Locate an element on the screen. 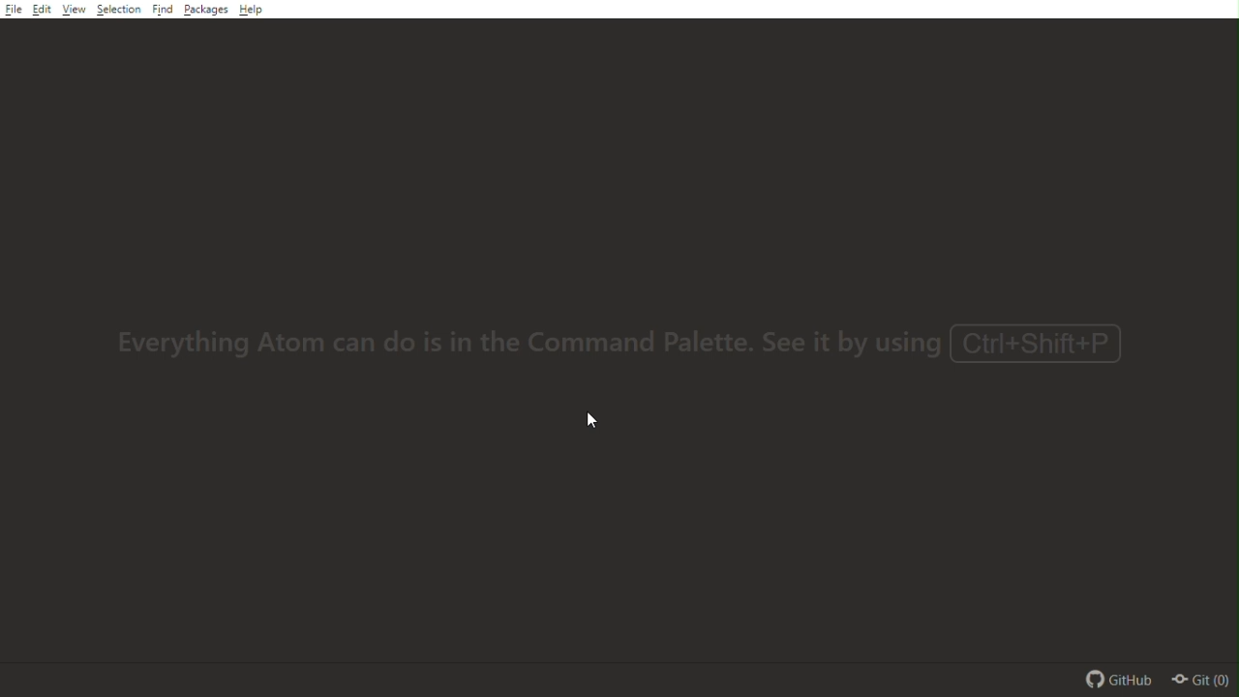 The image size is (1239, 697). View is located at coordinates (75, 13).